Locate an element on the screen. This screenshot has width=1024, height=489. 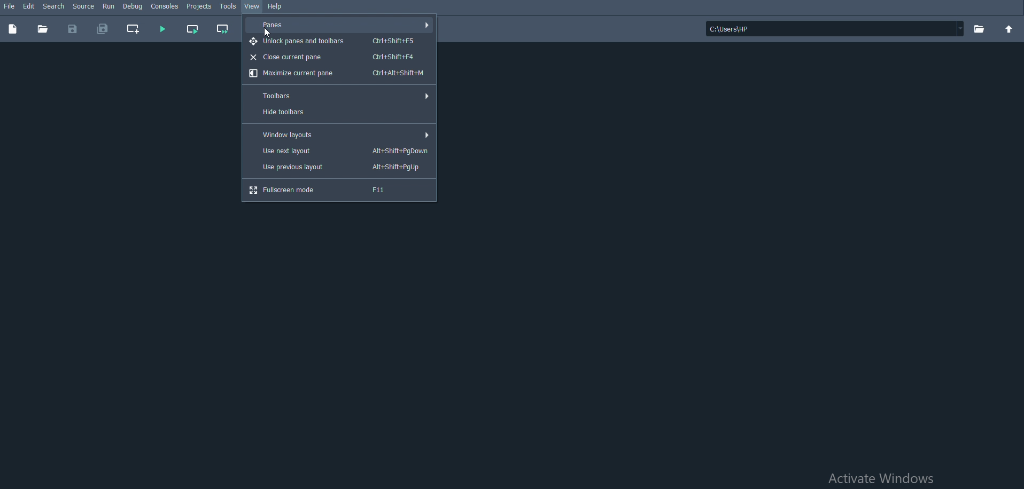
Save file is located at coordinates (75, 28).